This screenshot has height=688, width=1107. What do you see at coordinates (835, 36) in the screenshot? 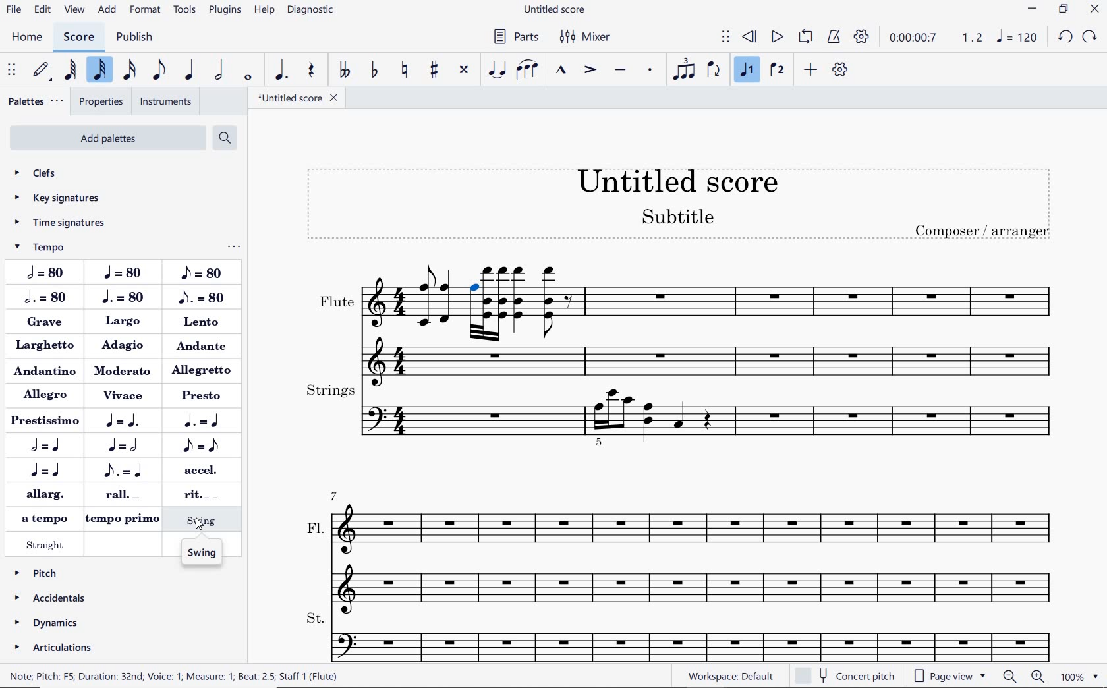
I see `METRONOME` at bounding box center [835, 36].